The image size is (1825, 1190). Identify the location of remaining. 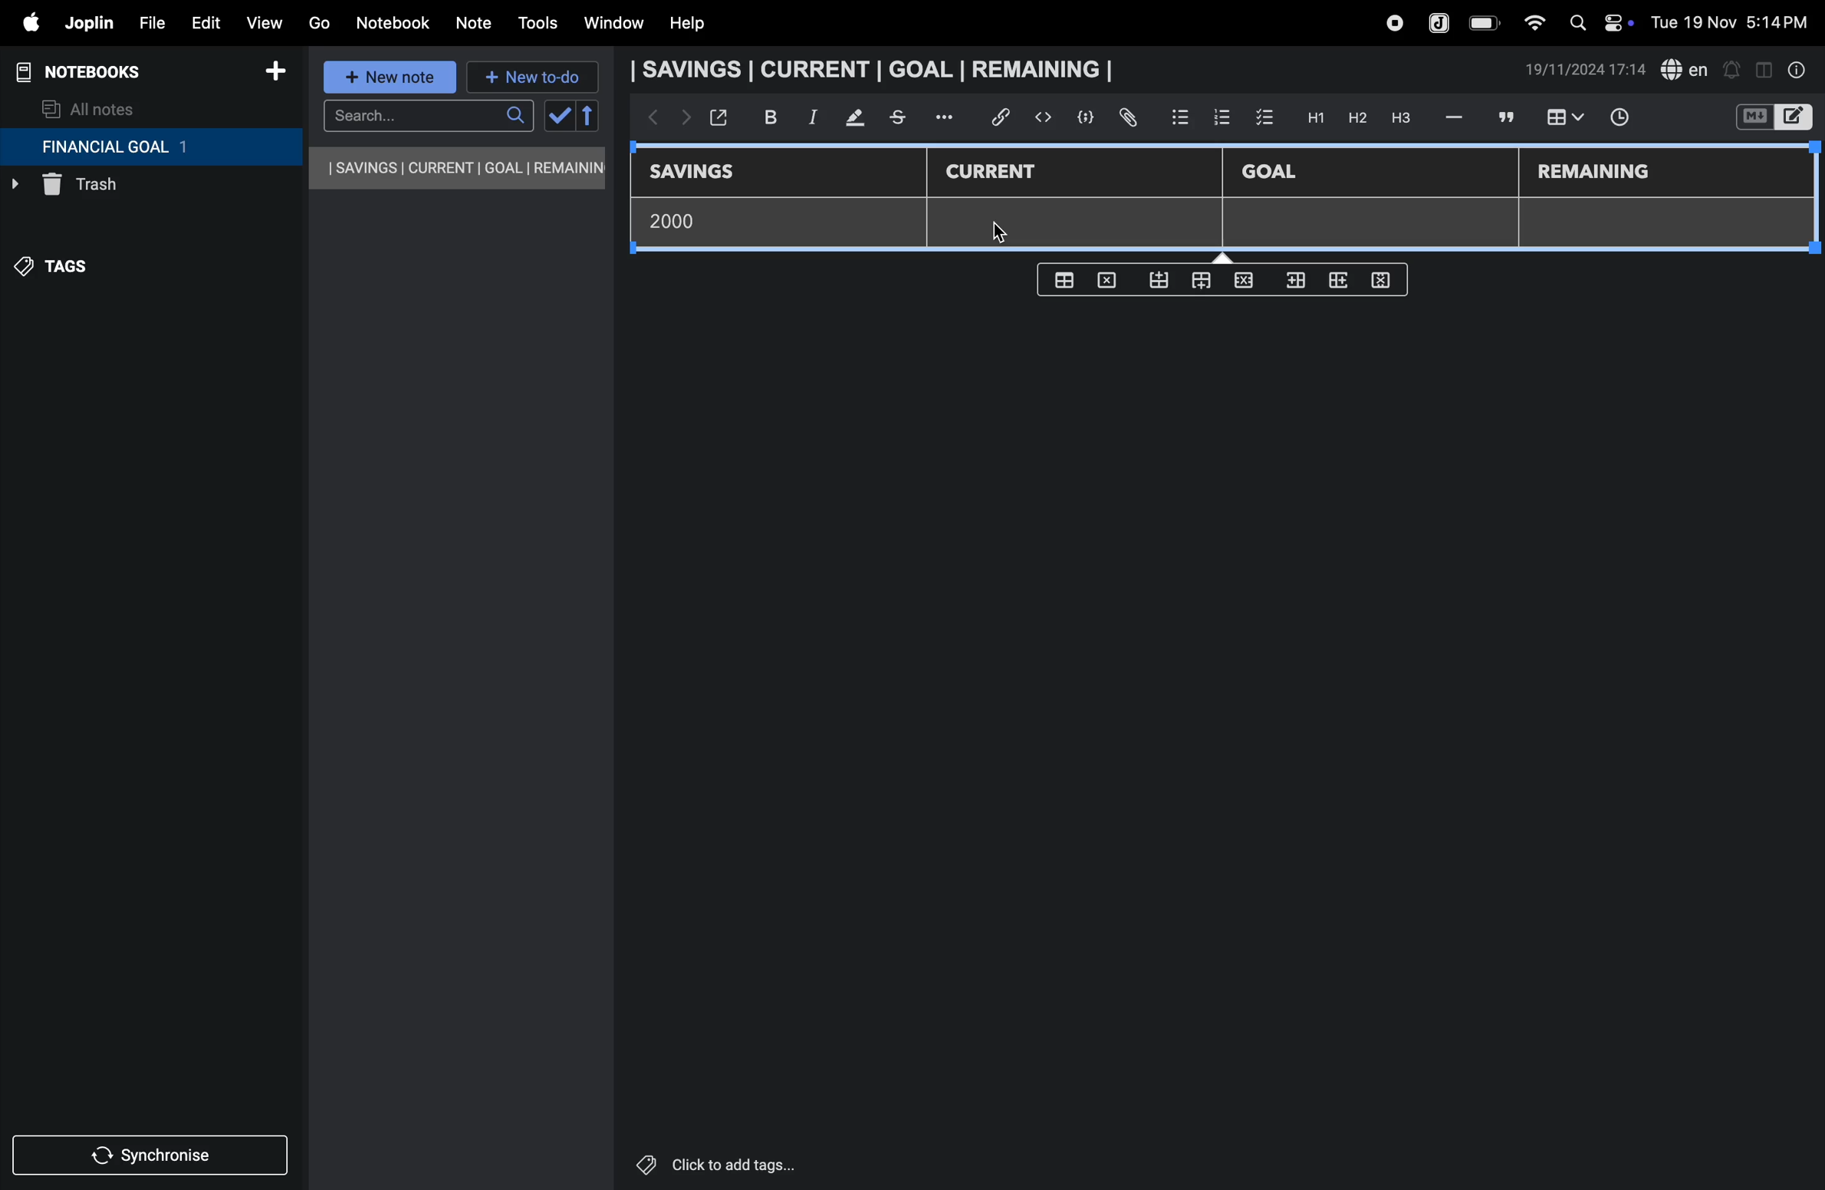
(1596, 173).